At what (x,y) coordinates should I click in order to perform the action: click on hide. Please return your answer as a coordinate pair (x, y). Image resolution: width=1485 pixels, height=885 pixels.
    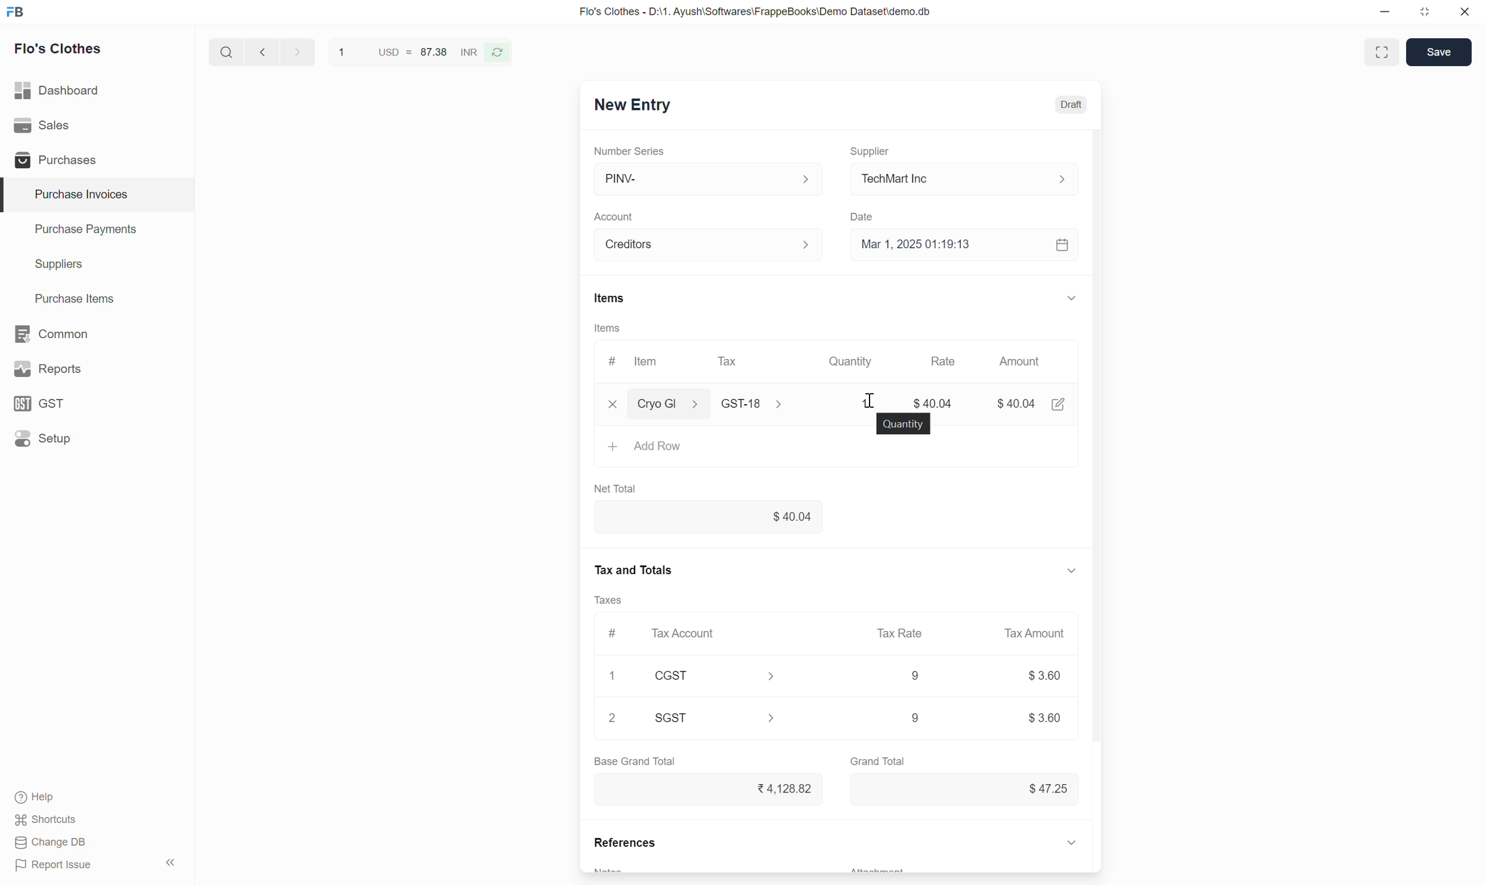
    Looking at the image, I should click on (169, 861).